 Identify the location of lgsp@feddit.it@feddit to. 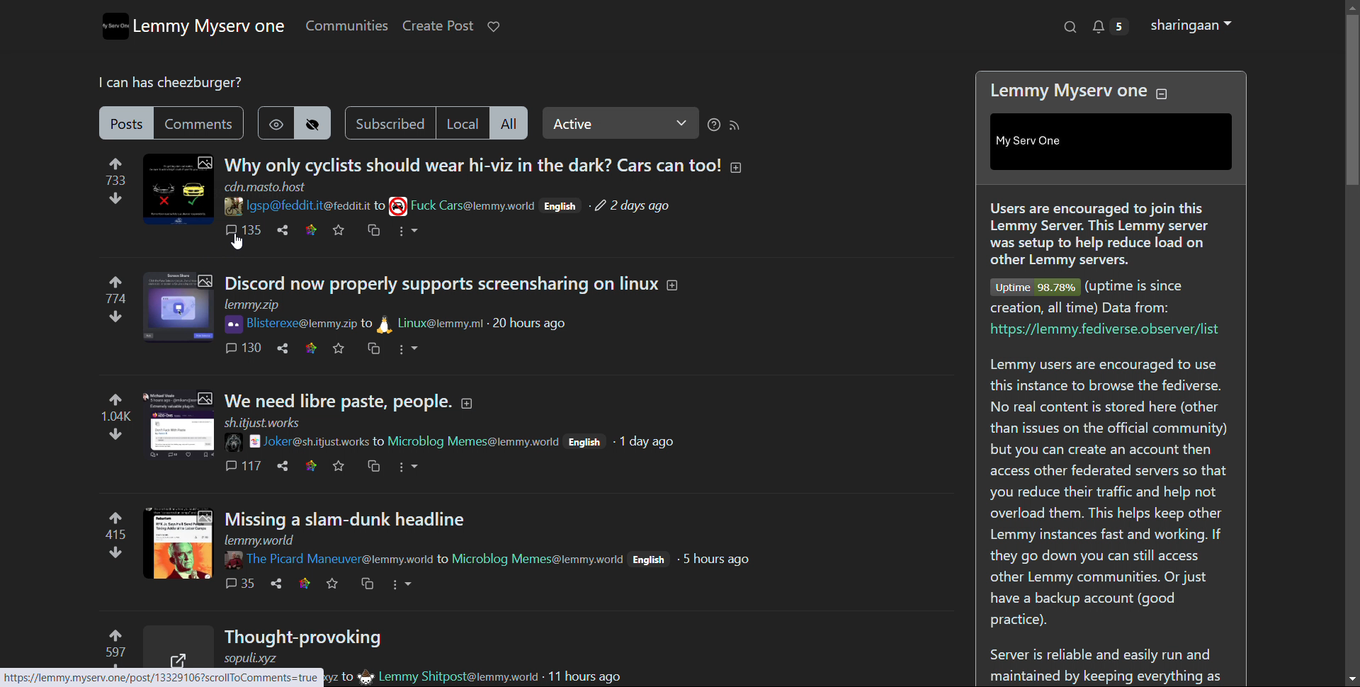
(303, 207).